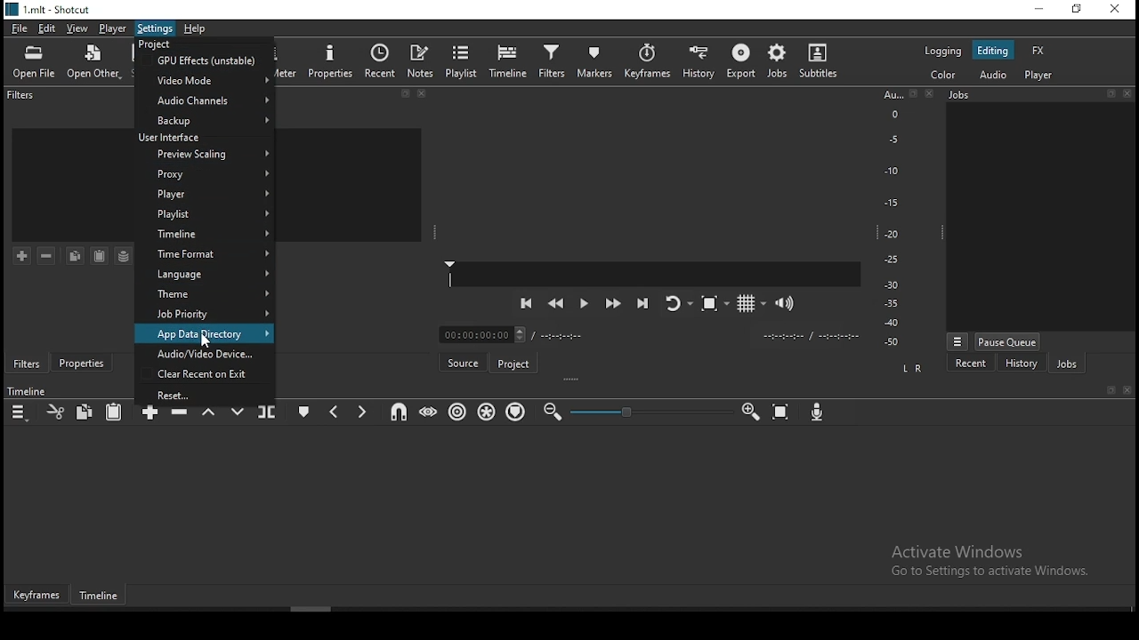  What do you see at coordinates (206, 194) in the screenshot?
I see `player` at bounding box center [206, 194].